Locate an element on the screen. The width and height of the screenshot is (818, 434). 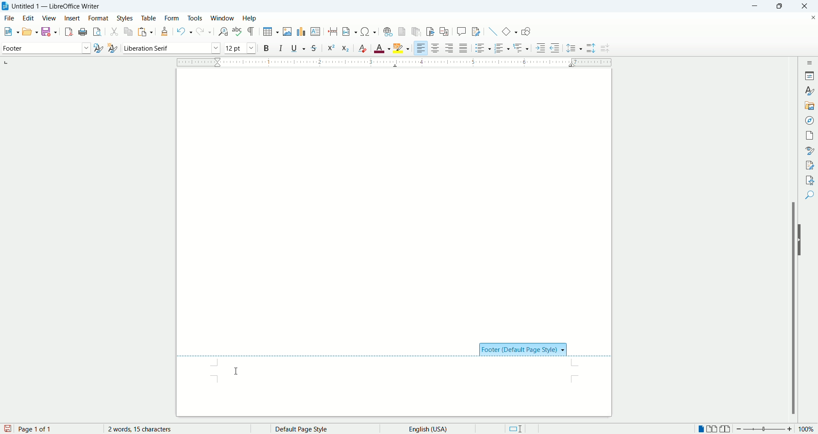
open is located at coordinates (29, 31).